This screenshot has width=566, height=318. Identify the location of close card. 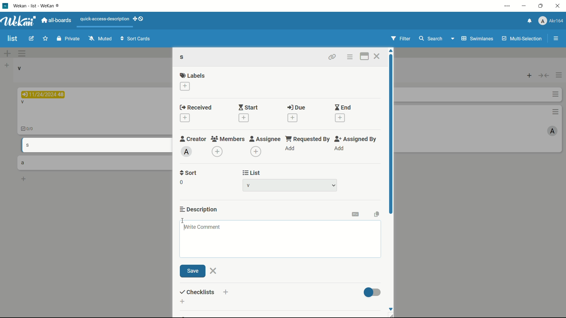
(376, 56).